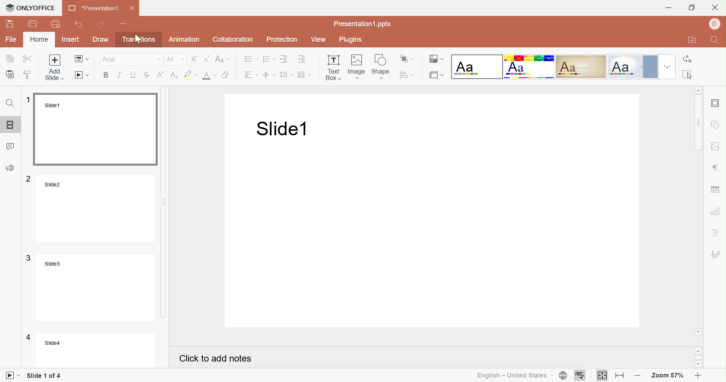 The image size is (726, 382). Describe the element at coordinates (135, 38) in the screenshot. I see `Cursor on transitions` at that location.